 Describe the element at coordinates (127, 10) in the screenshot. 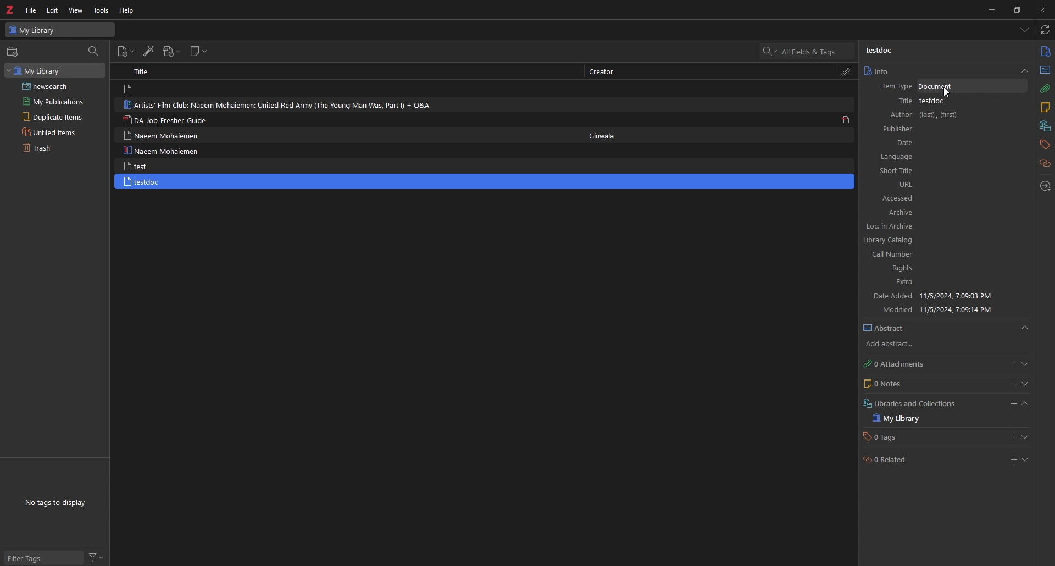

I see `help` at that location.